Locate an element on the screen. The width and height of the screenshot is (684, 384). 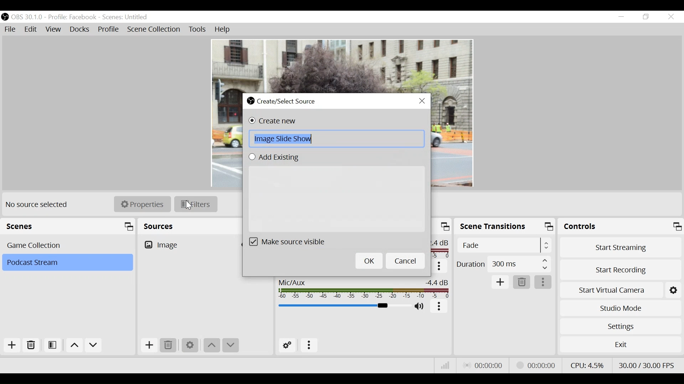
Start Streaming is located at coordinates (621, 247).